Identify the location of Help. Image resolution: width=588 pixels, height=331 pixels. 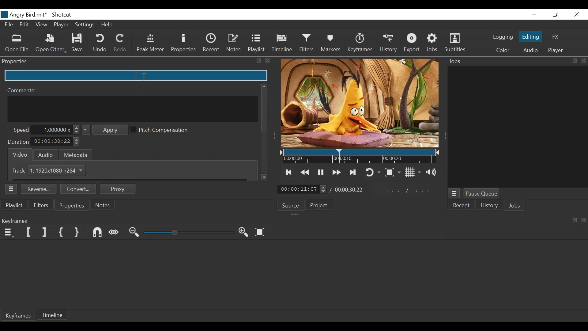
(108, 25).